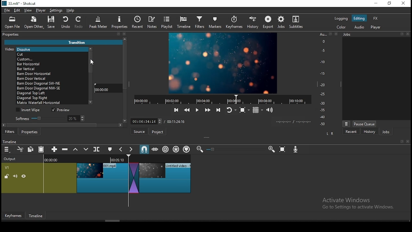  Describe the element at coordinates (52, 23) in the screenshot. I see `save` at that location.